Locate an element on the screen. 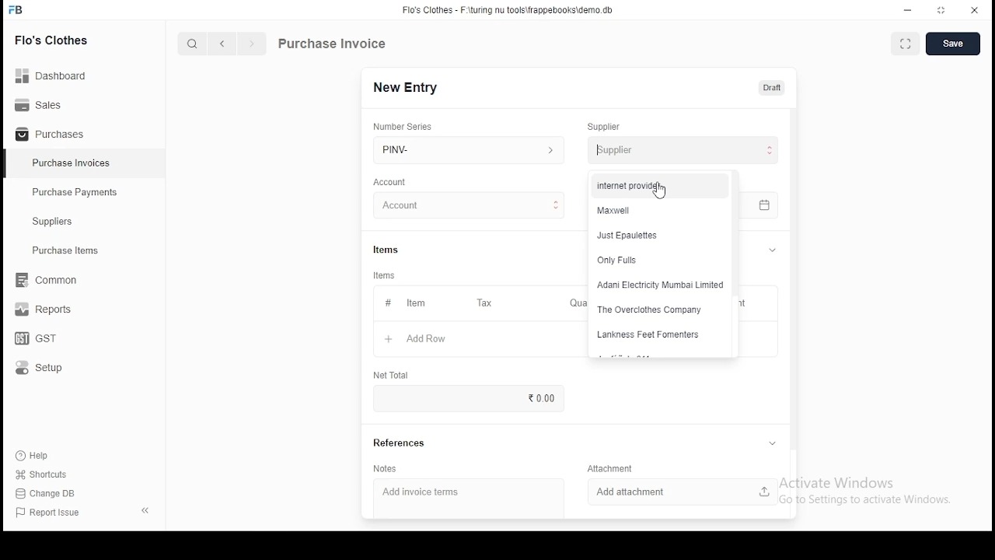  Shortcuts is located at coordinates (47, 474).